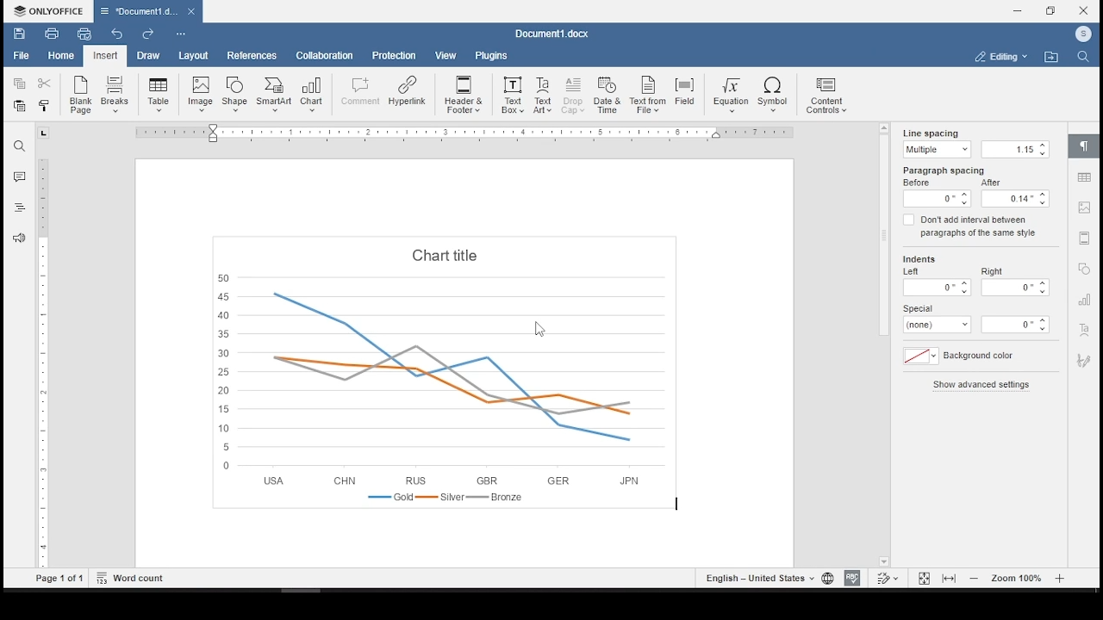 The image size is (1103, 620). Describe the element at coordinates (392, 56) in the screenshot. I see `protection` at that location.